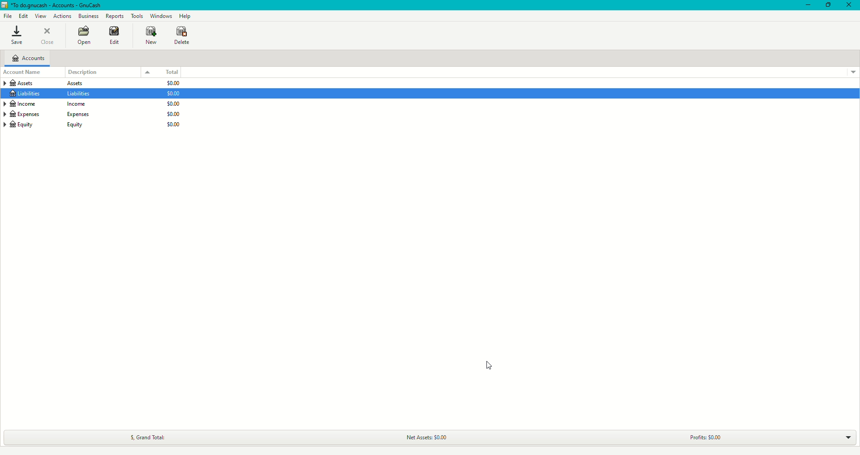  Describe the element at coordinates (145, 436) in the screenshot. I see `Grand Total` at that location.